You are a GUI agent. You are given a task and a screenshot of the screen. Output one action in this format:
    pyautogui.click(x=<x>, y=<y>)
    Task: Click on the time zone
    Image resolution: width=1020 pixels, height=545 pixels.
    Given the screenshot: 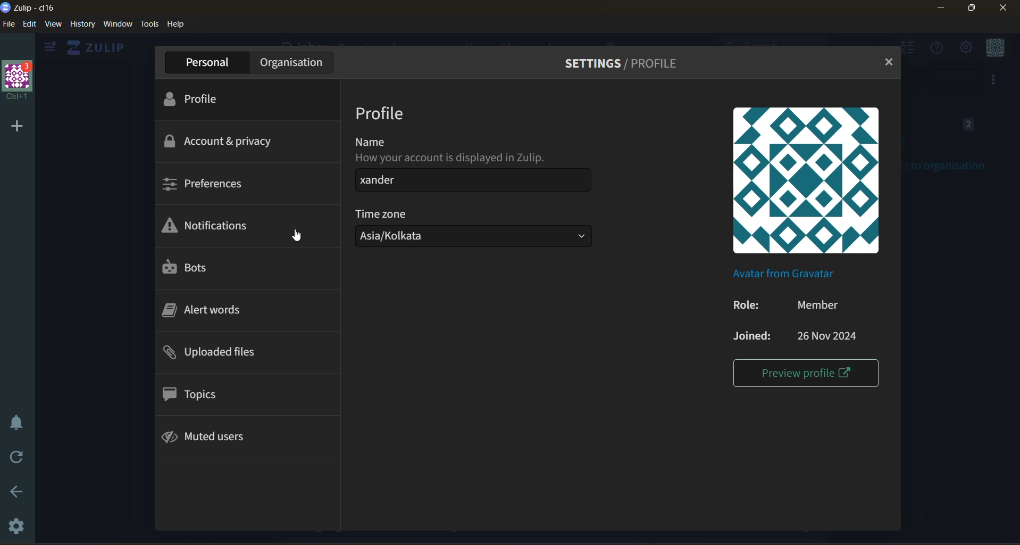 What is the action you would take?
    pyautogui.click(x=469, y=238)
    